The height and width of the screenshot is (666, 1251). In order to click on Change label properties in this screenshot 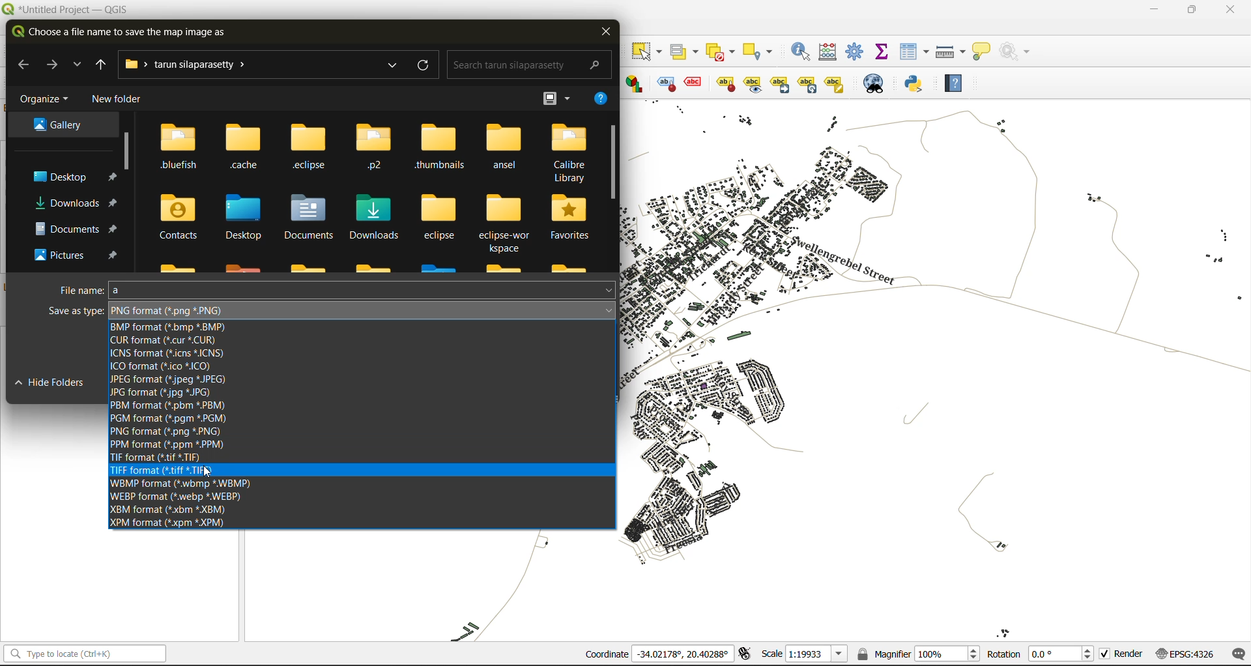, I will do `click(835, 83)`.